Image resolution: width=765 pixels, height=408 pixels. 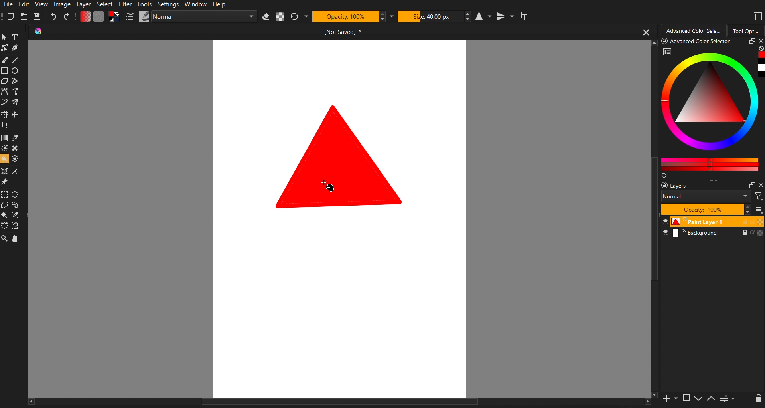 What do you see at coordinates (728, 399) in the screenshot?
I see `view or change layer properties` at bounding box center [728, 399].